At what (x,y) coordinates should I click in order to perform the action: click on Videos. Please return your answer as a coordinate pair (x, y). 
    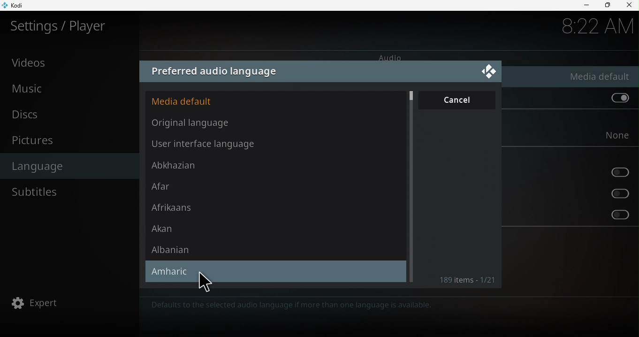
    Looking at the image, I should click on (69, 62).